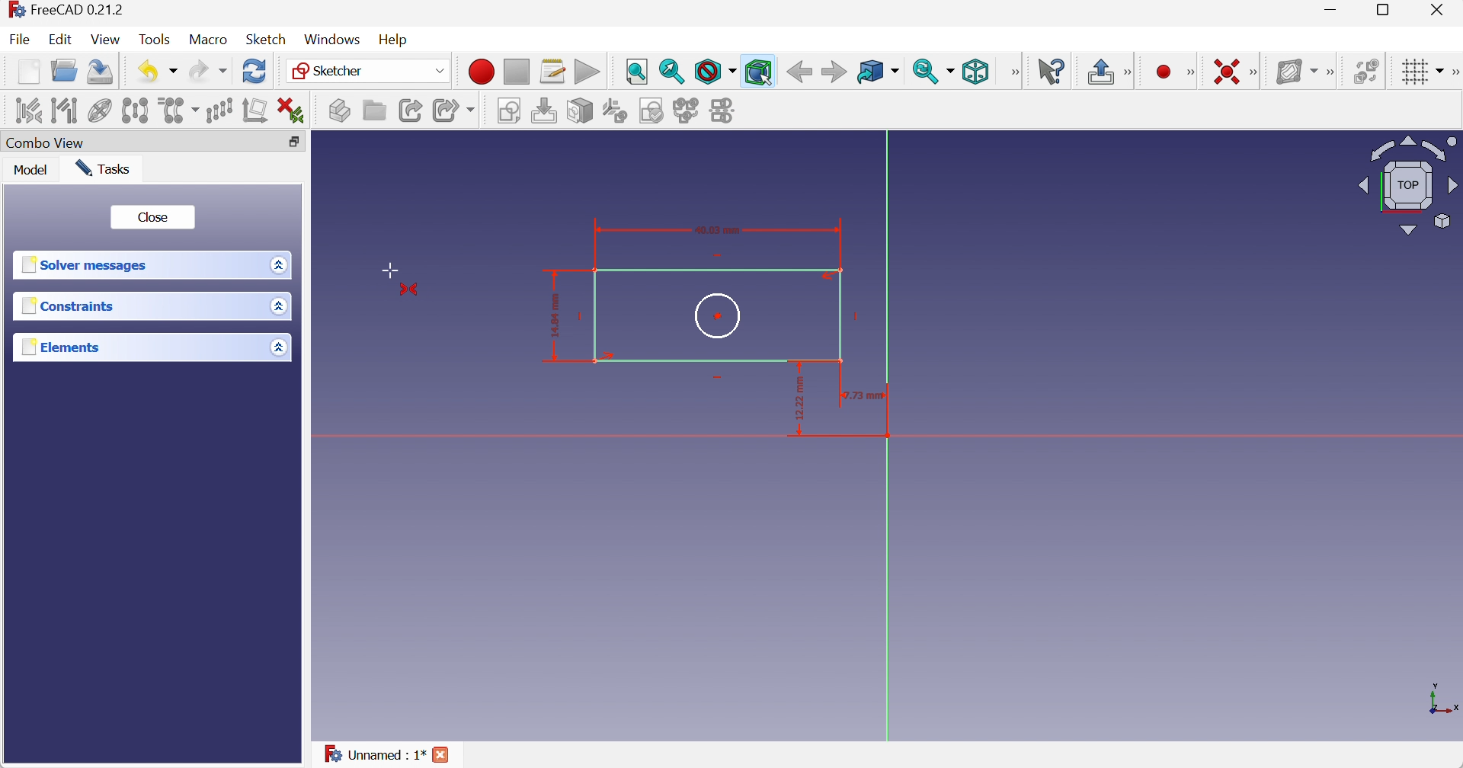 The height and width of the screenshot is (768, 1463). What do you see at coordinates (934, 72) in the screenshot?
I see `Sync view` at bounding box center [934, 72].